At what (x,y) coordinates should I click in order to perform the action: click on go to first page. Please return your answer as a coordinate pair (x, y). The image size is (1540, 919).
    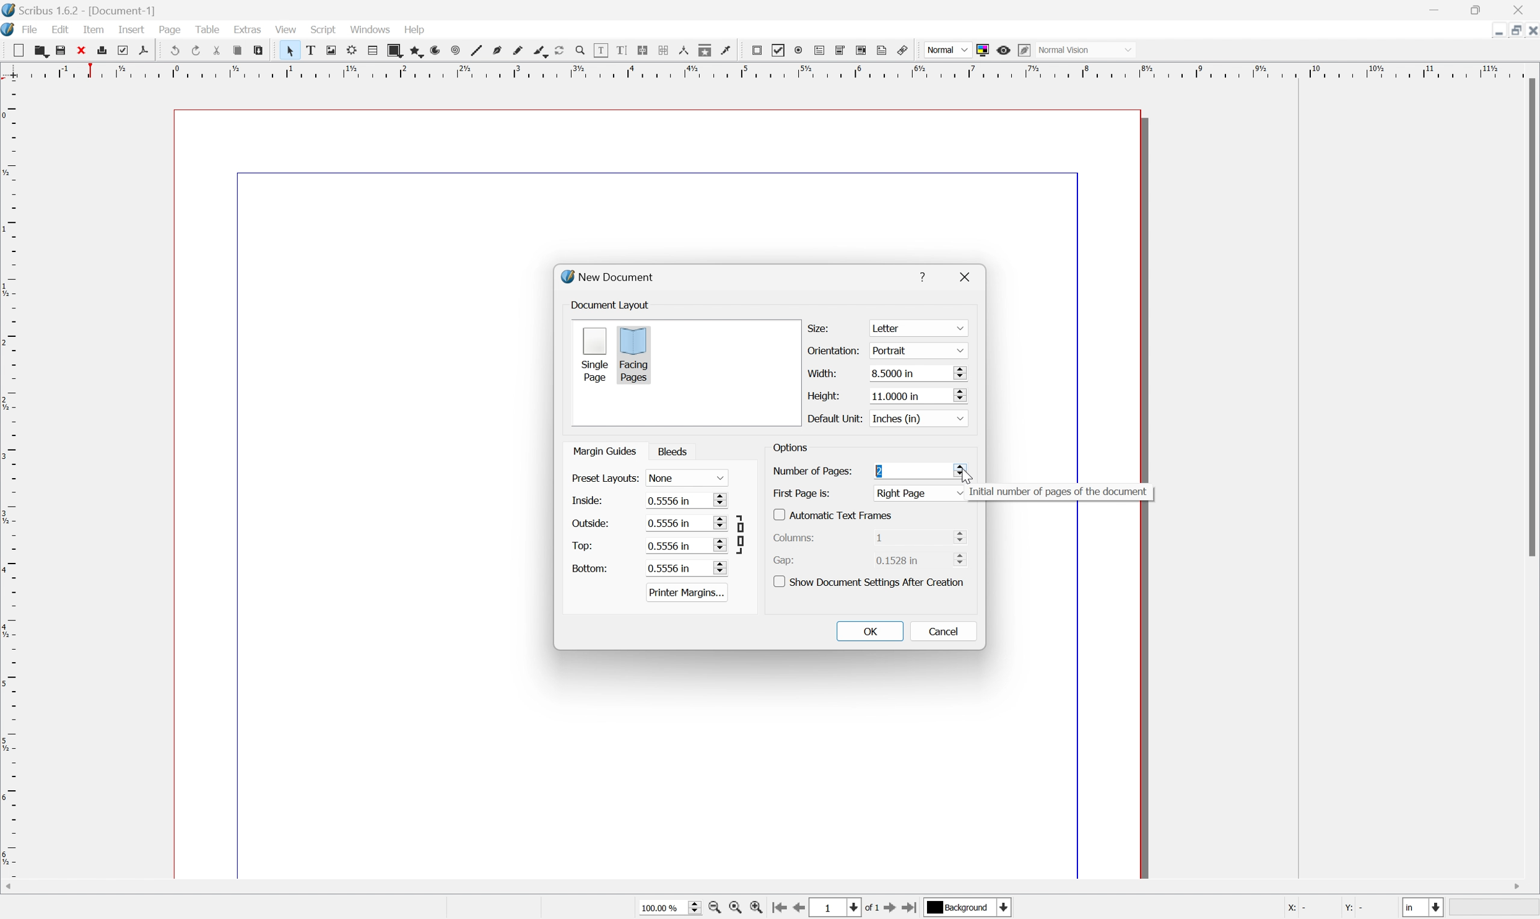
    Looking at the image, I should click on (781, 909).